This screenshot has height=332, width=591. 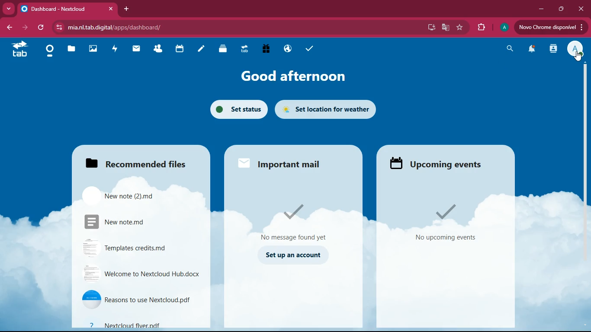 What do you see at coordinates (117, 51) in the screenshot?
I see `activity` at bounding box center [117, 51].